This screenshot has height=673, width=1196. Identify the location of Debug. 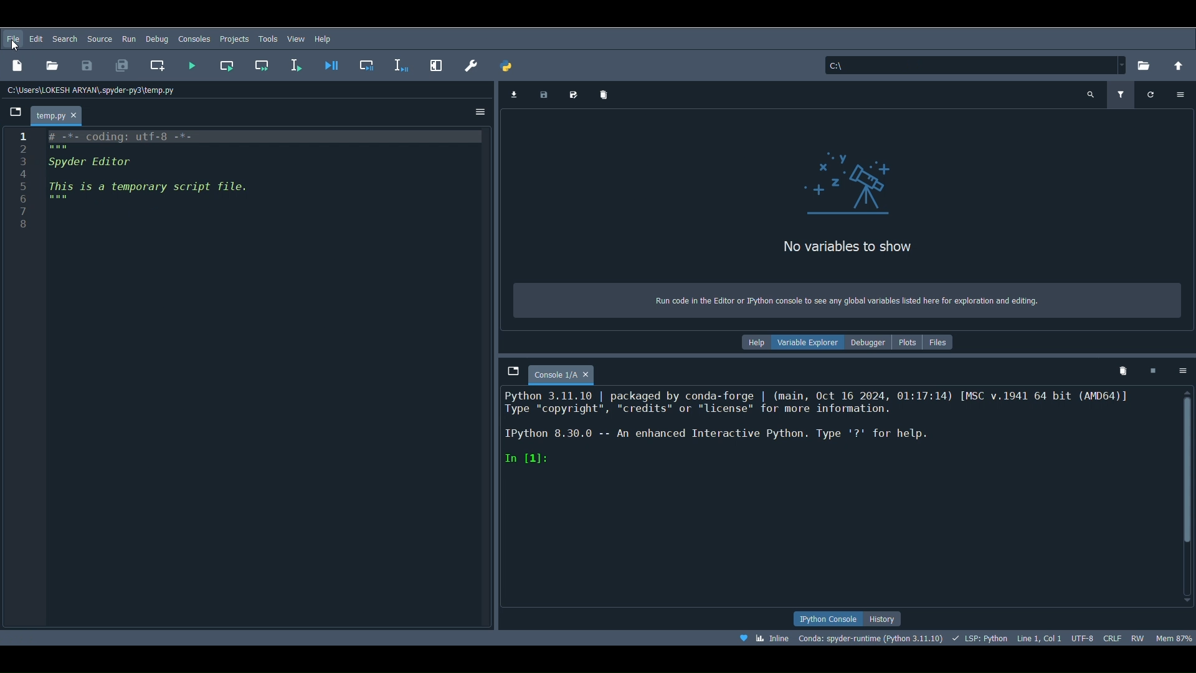
(157, 38).